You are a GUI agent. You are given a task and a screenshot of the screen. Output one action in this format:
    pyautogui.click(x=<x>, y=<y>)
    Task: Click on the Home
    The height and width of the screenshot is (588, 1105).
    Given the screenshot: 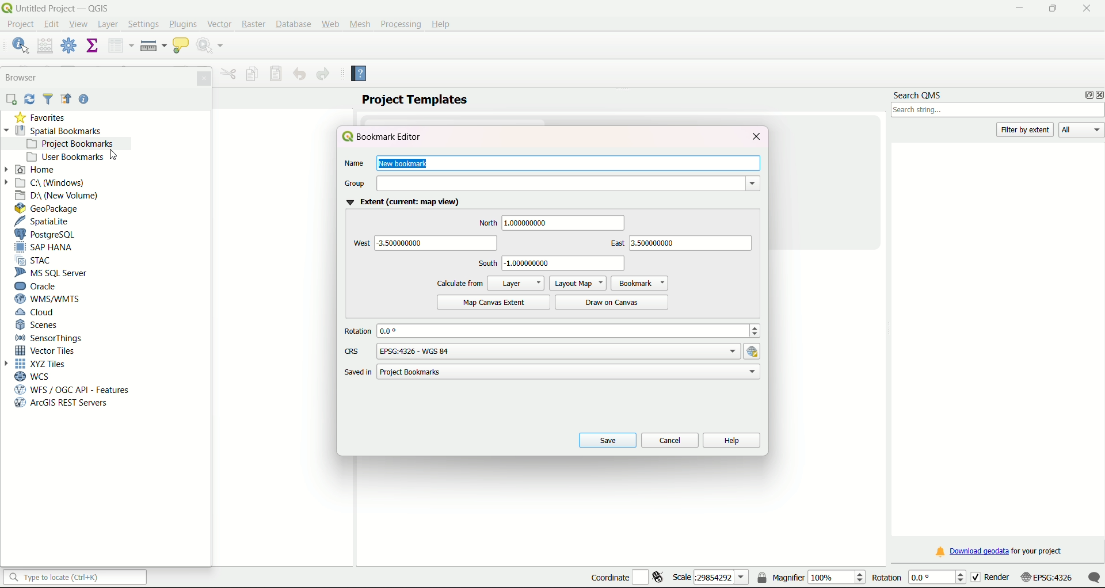 What is the action you would take?
    pyautogui.click(x=36, y=170)
    